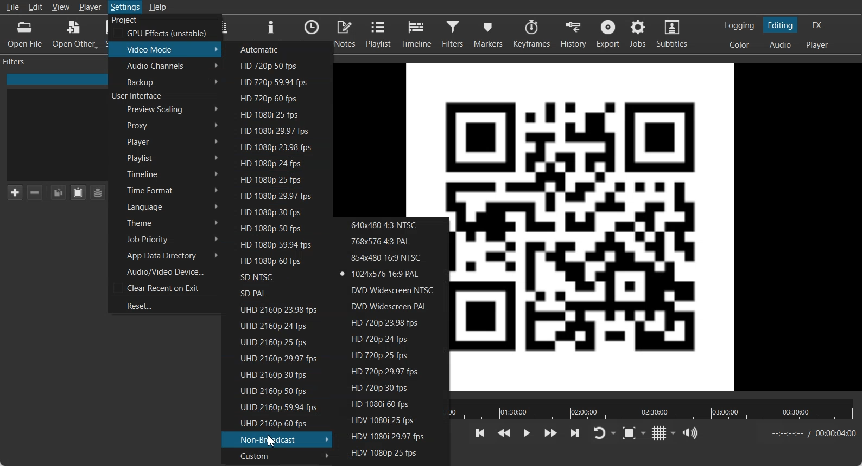 Image resolution: width=862 pixels, height=466 pixels. Describe the element at coordinates (273, 341) in the screenshot. I see `UHD 2160p 25 fps` at that location.